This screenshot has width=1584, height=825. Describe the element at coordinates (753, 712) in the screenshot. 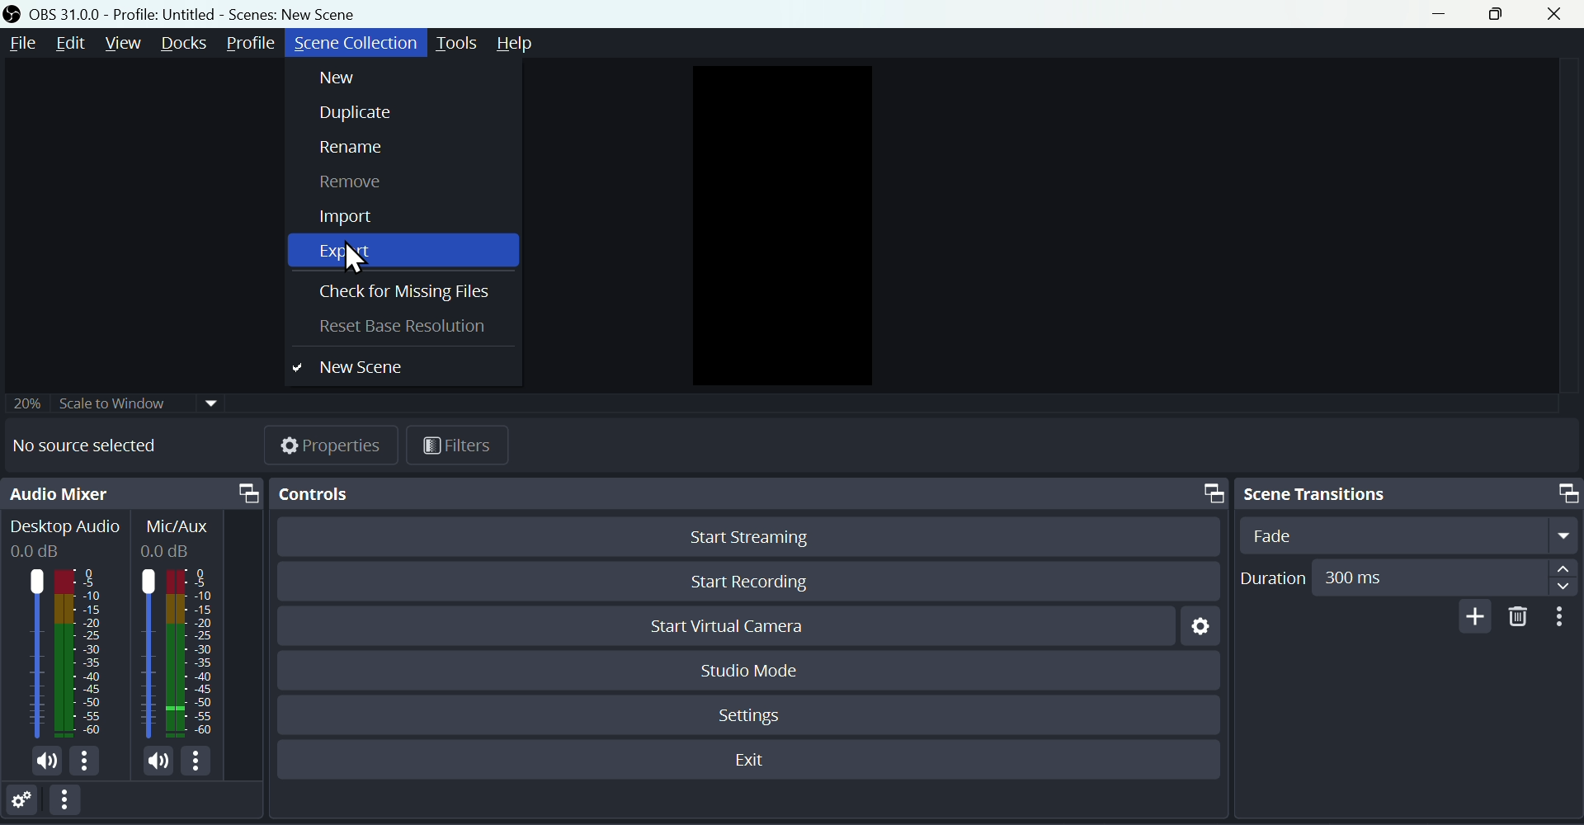

I see `Settings` at that location.